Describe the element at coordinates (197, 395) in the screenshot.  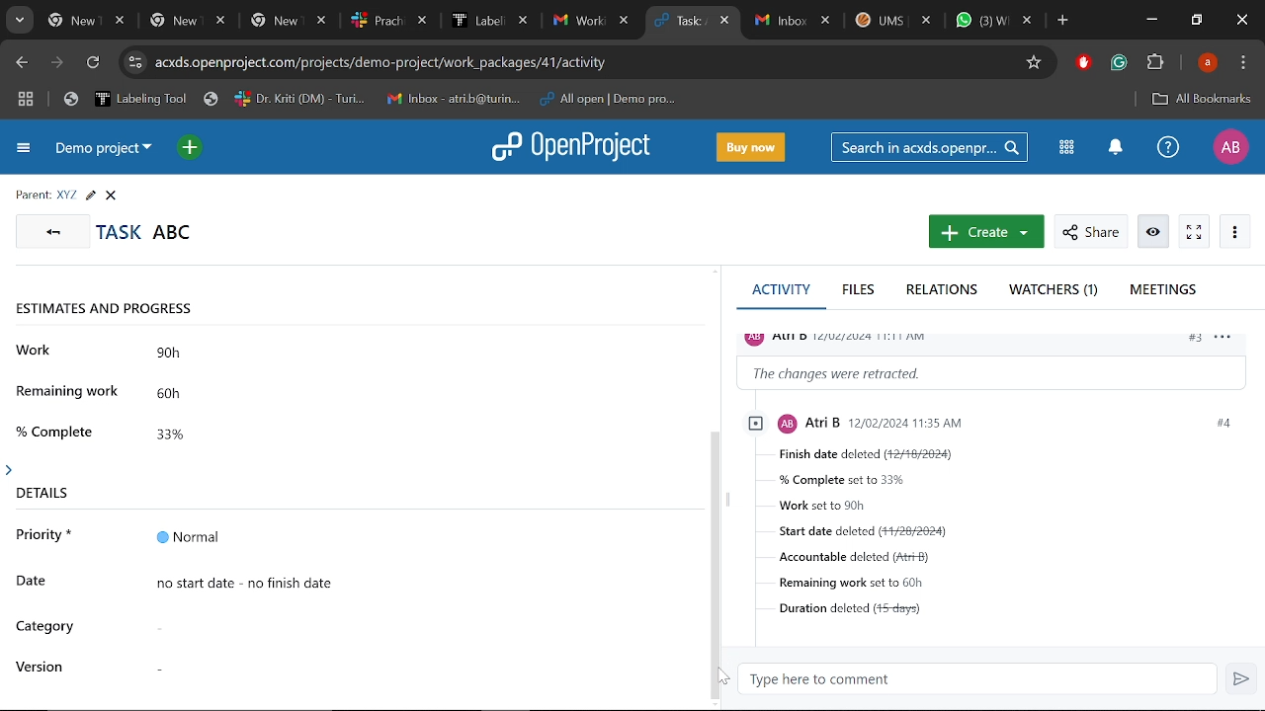
I see `60h` at that location.